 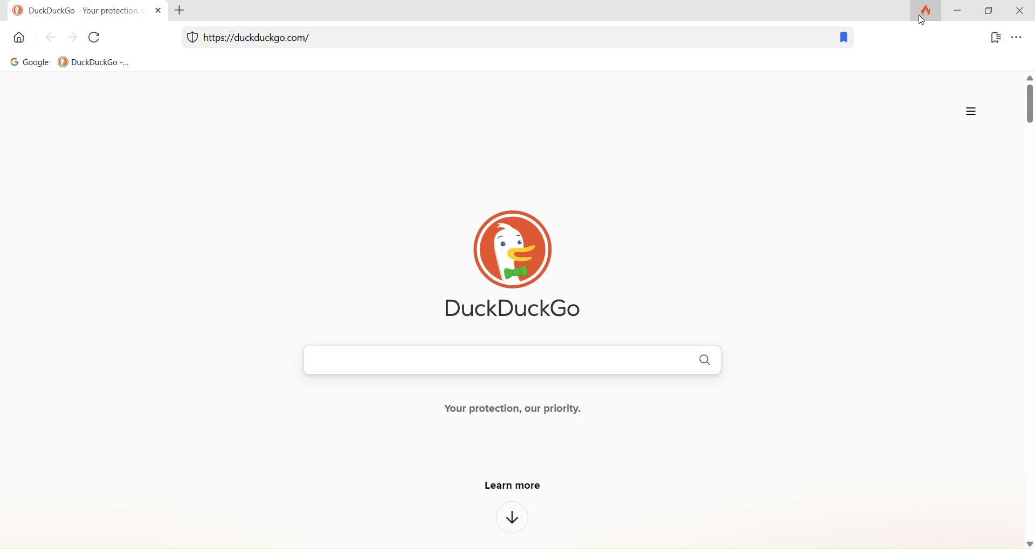 What do you see at coordinates (71, 11) in the screenshot?
I see `DuckDuckGoo - Your protection` at bounding box center [71, 11].